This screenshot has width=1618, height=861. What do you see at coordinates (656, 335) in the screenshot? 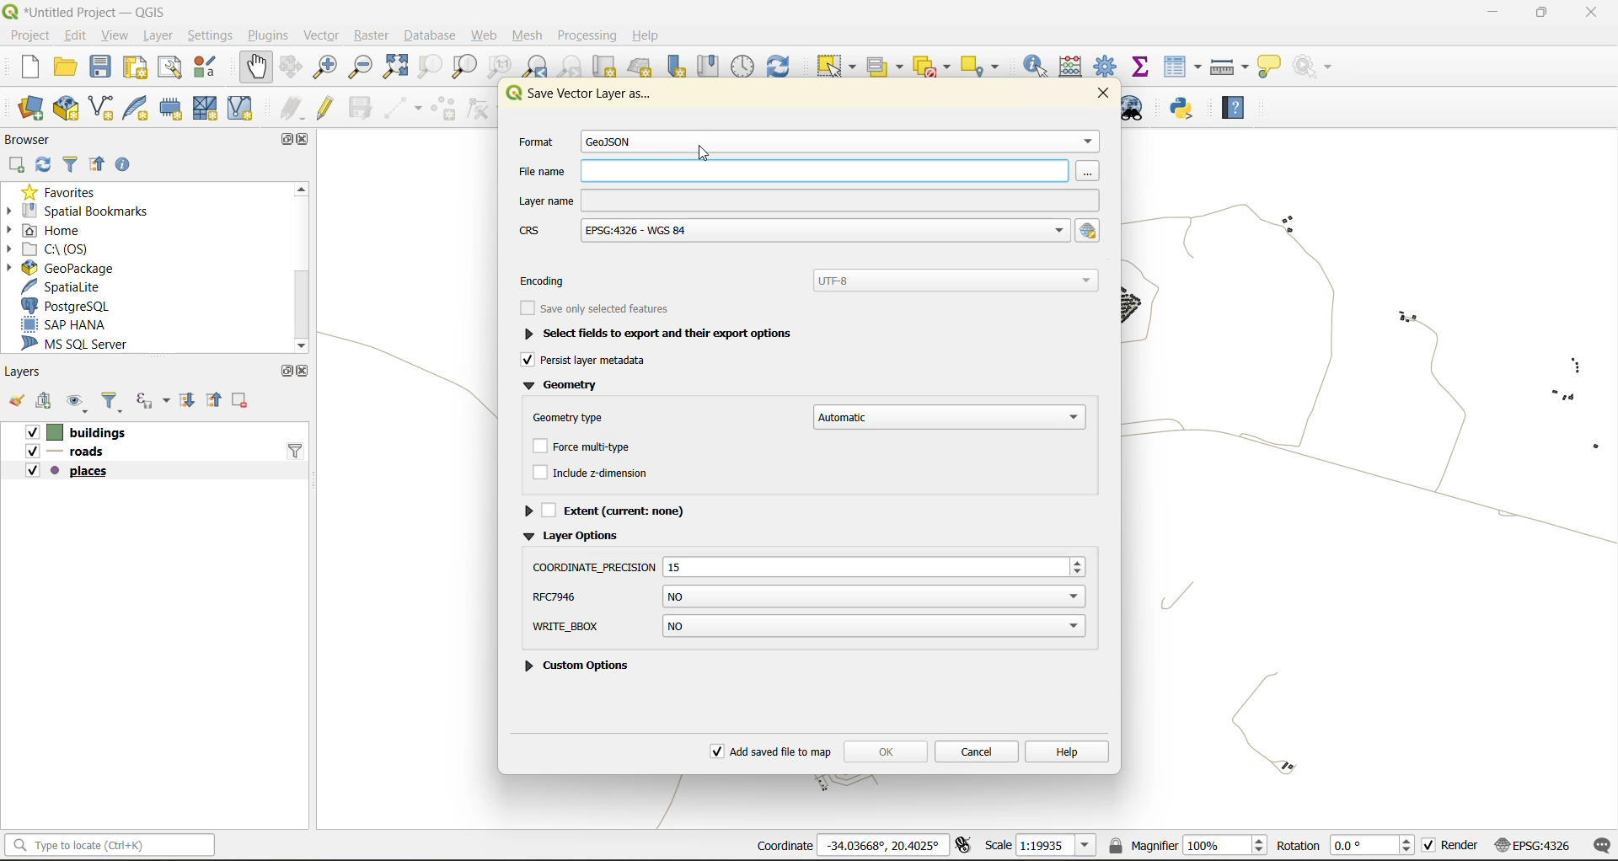
I see `selected fields to export and their export options` at bounding box center [656, 335].